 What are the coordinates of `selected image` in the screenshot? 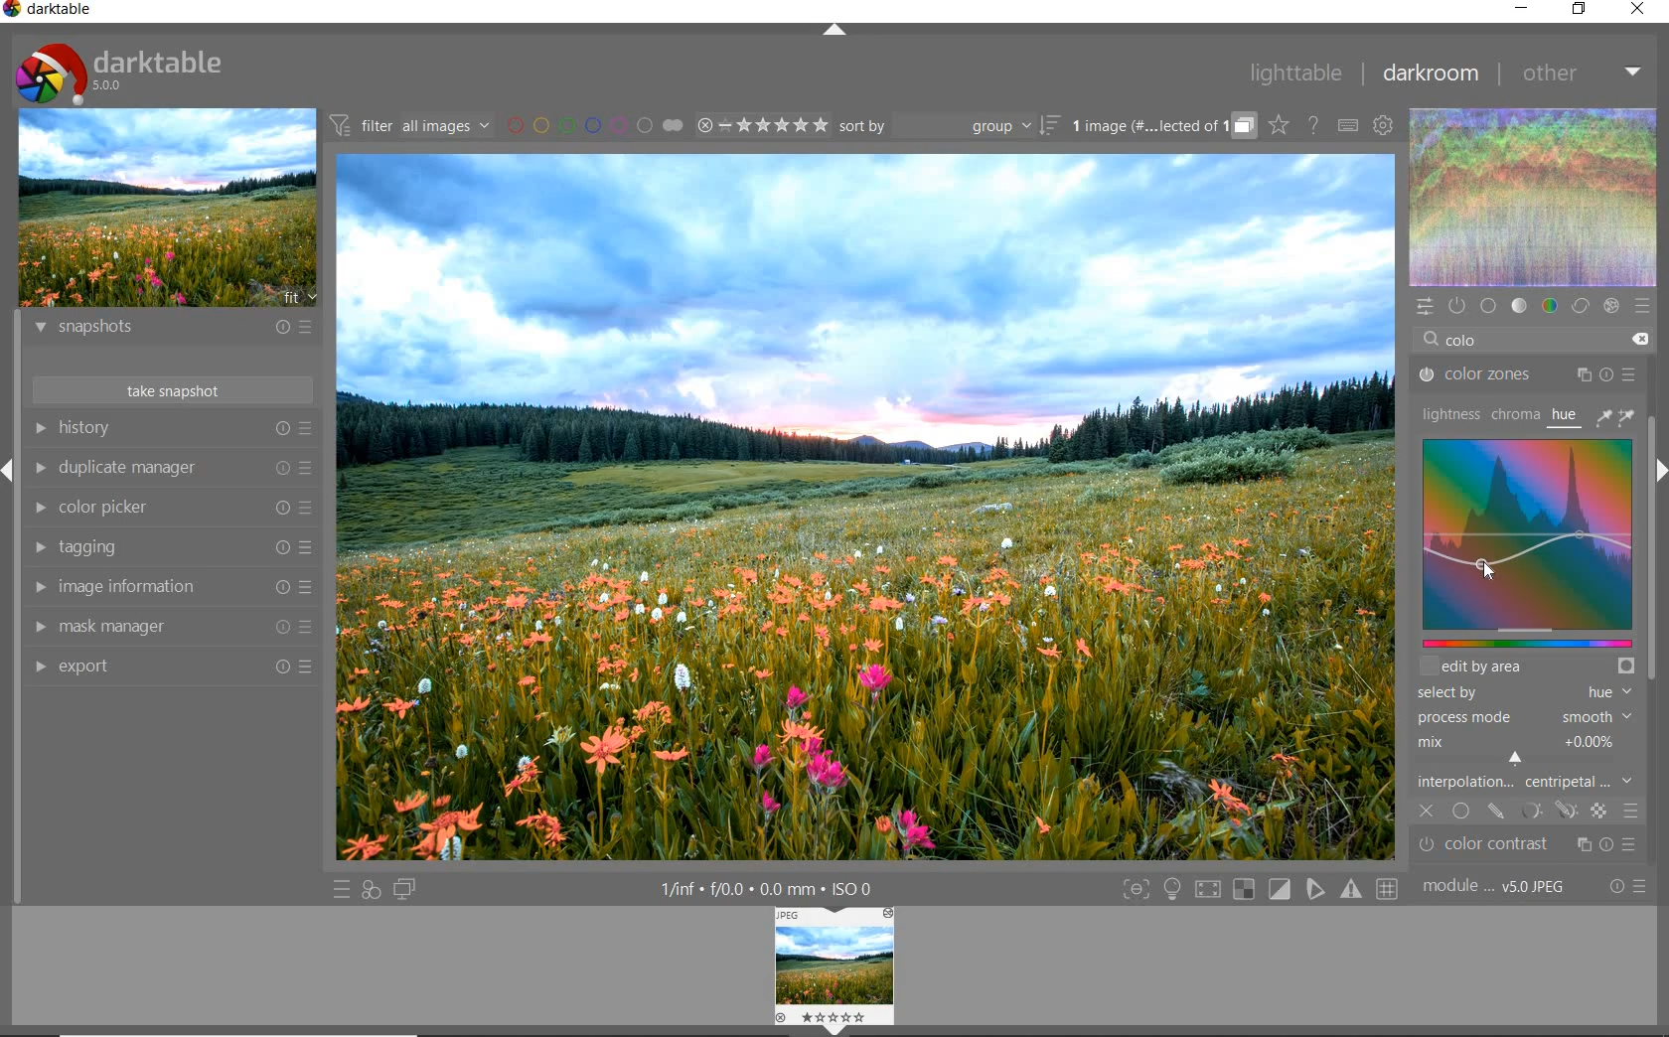 It's located at (869, 506).